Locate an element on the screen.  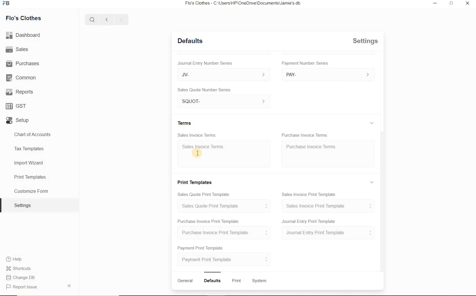
Terms is located at coordinates (186, 122).